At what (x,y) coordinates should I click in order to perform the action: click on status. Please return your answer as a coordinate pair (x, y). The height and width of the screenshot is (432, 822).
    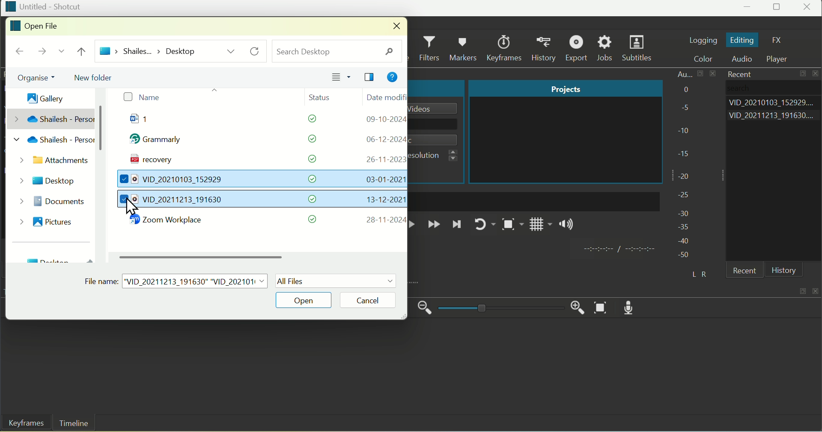
    Looking at the image, I should click on (313, 199).